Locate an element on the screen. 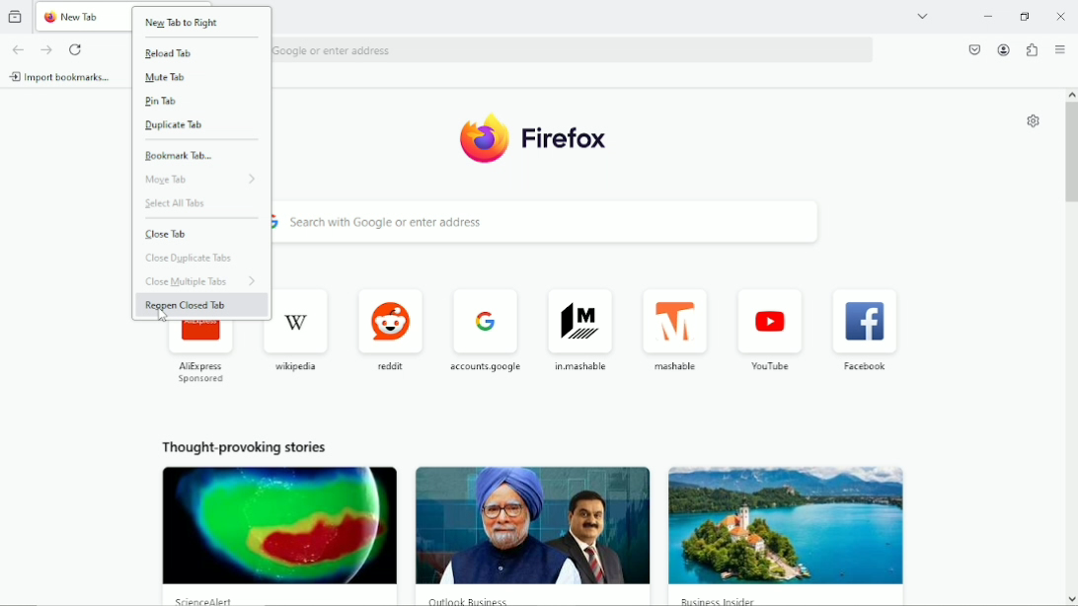 Image resolution: width=1078 pixels, height=606 pixels. go forward is located at coordinates (45, 50).